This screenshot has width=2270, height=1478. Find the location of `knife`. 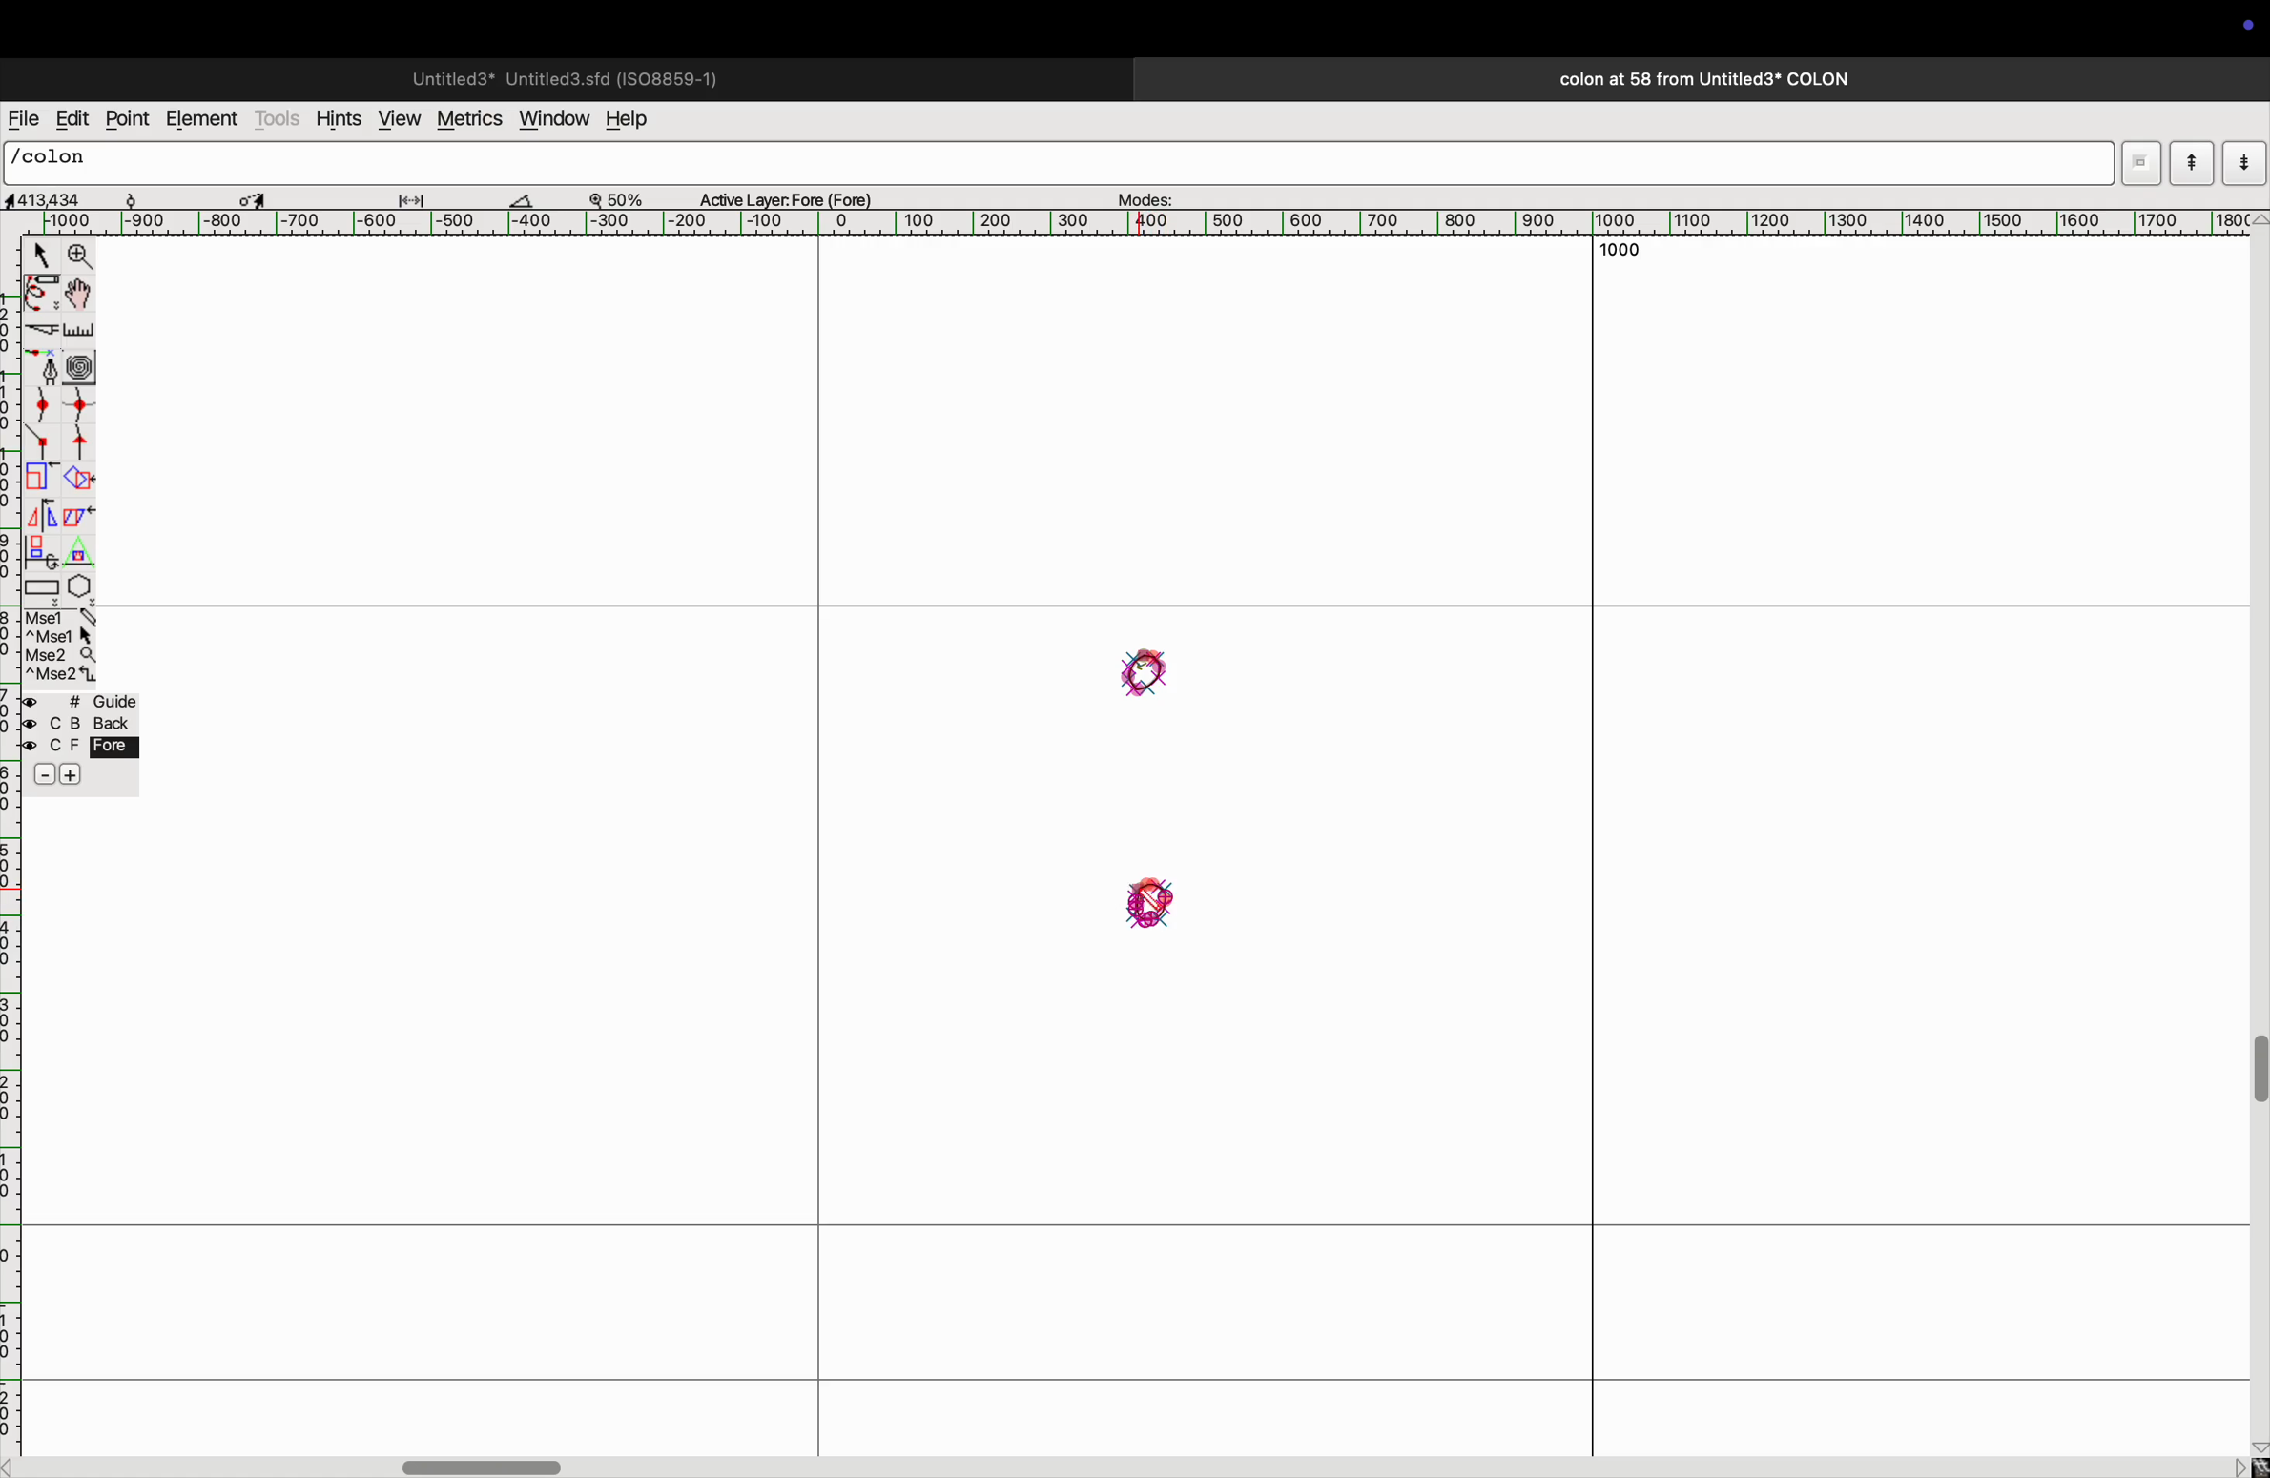

knife is located at coordinates (40, 333).